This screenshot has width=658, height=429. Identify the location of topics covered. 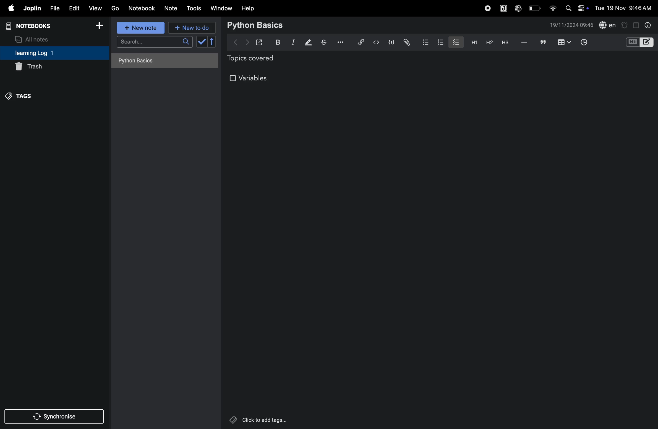
(257, 59).